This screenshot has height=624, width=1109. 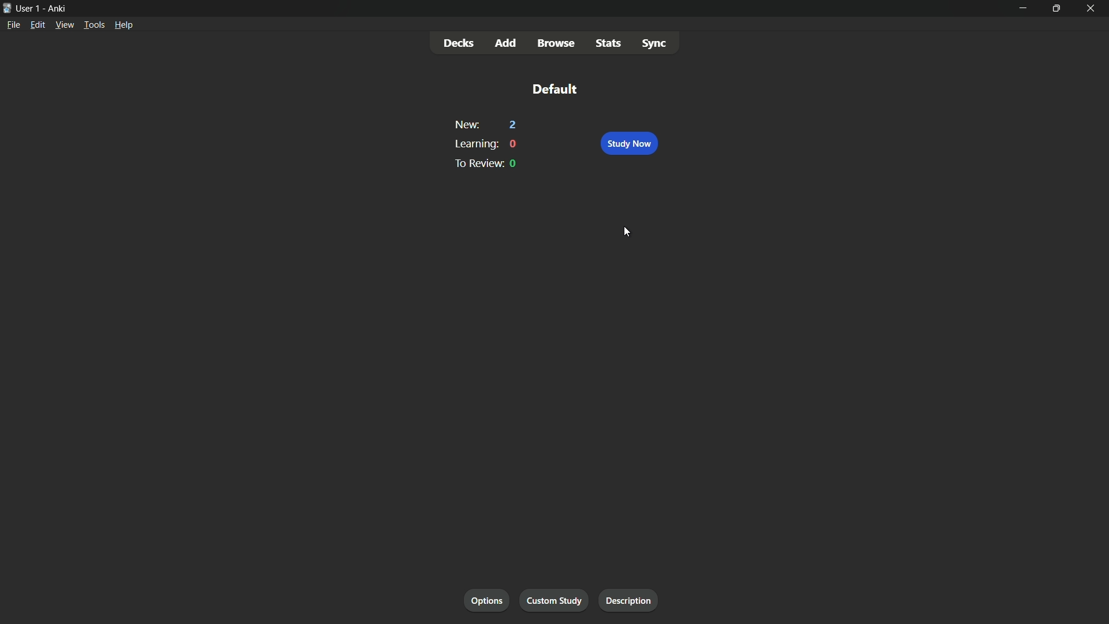 I want to click on help menu, so click(x=124, y=26).